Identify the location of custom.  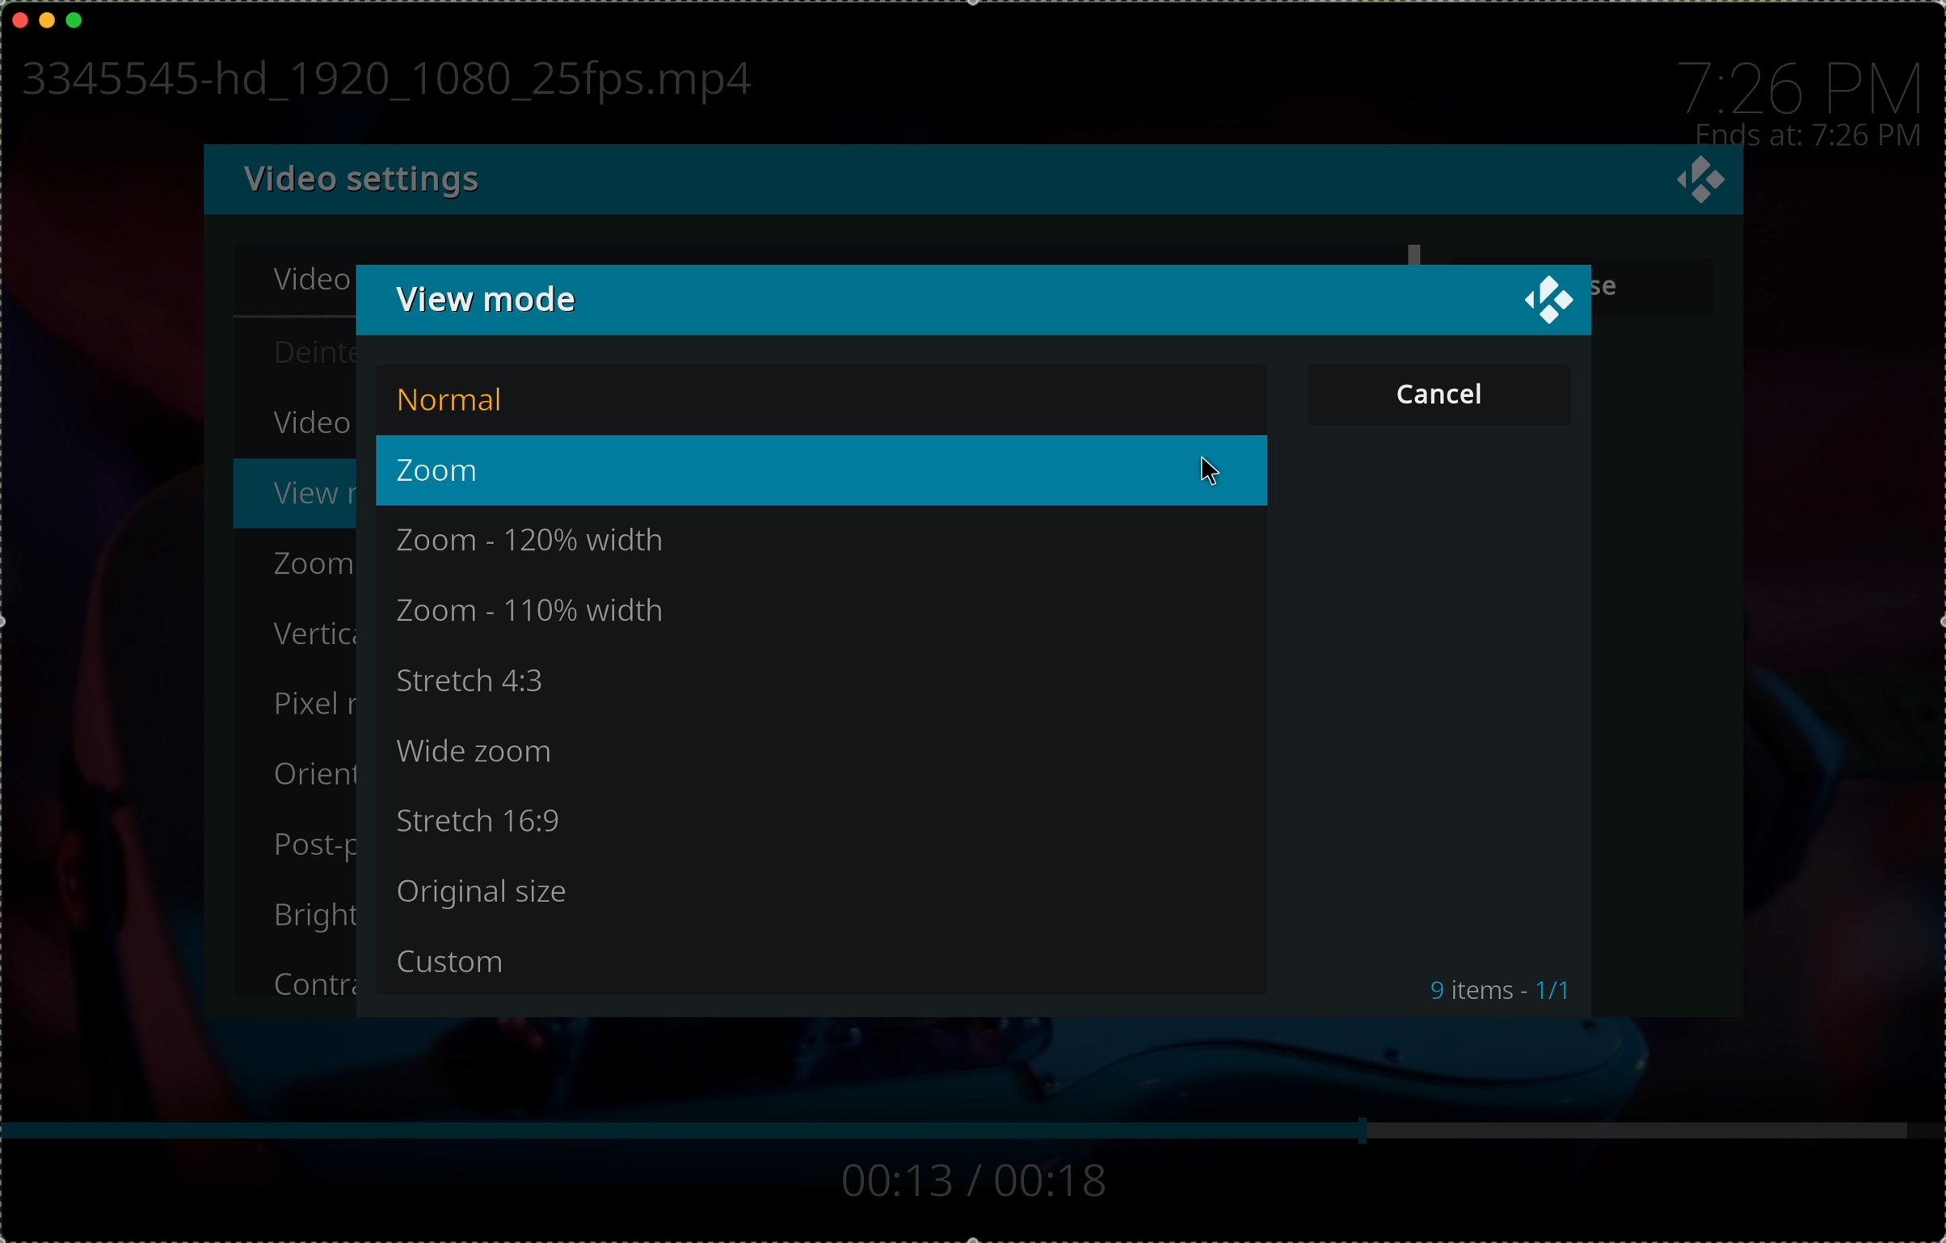
(456, 963).